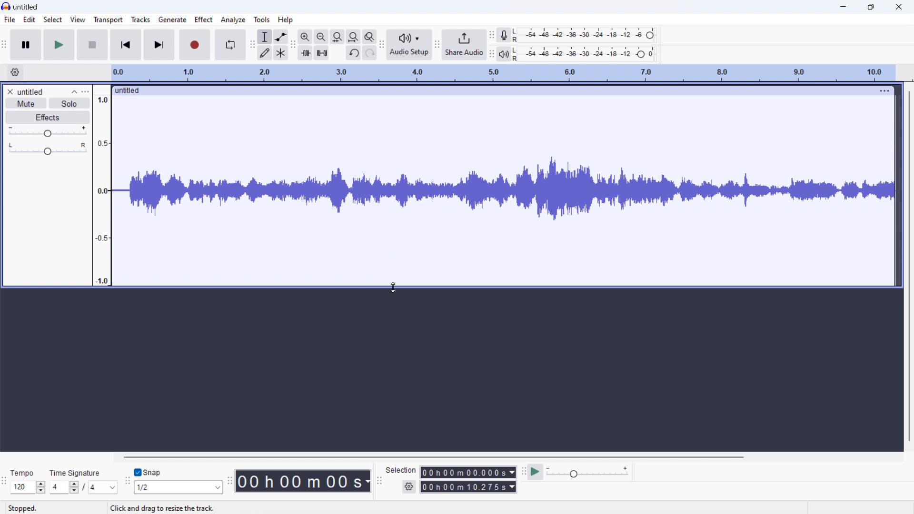 This screenshot has height=514, width=914. I want to click on track control panel menu, so click(86, 91).